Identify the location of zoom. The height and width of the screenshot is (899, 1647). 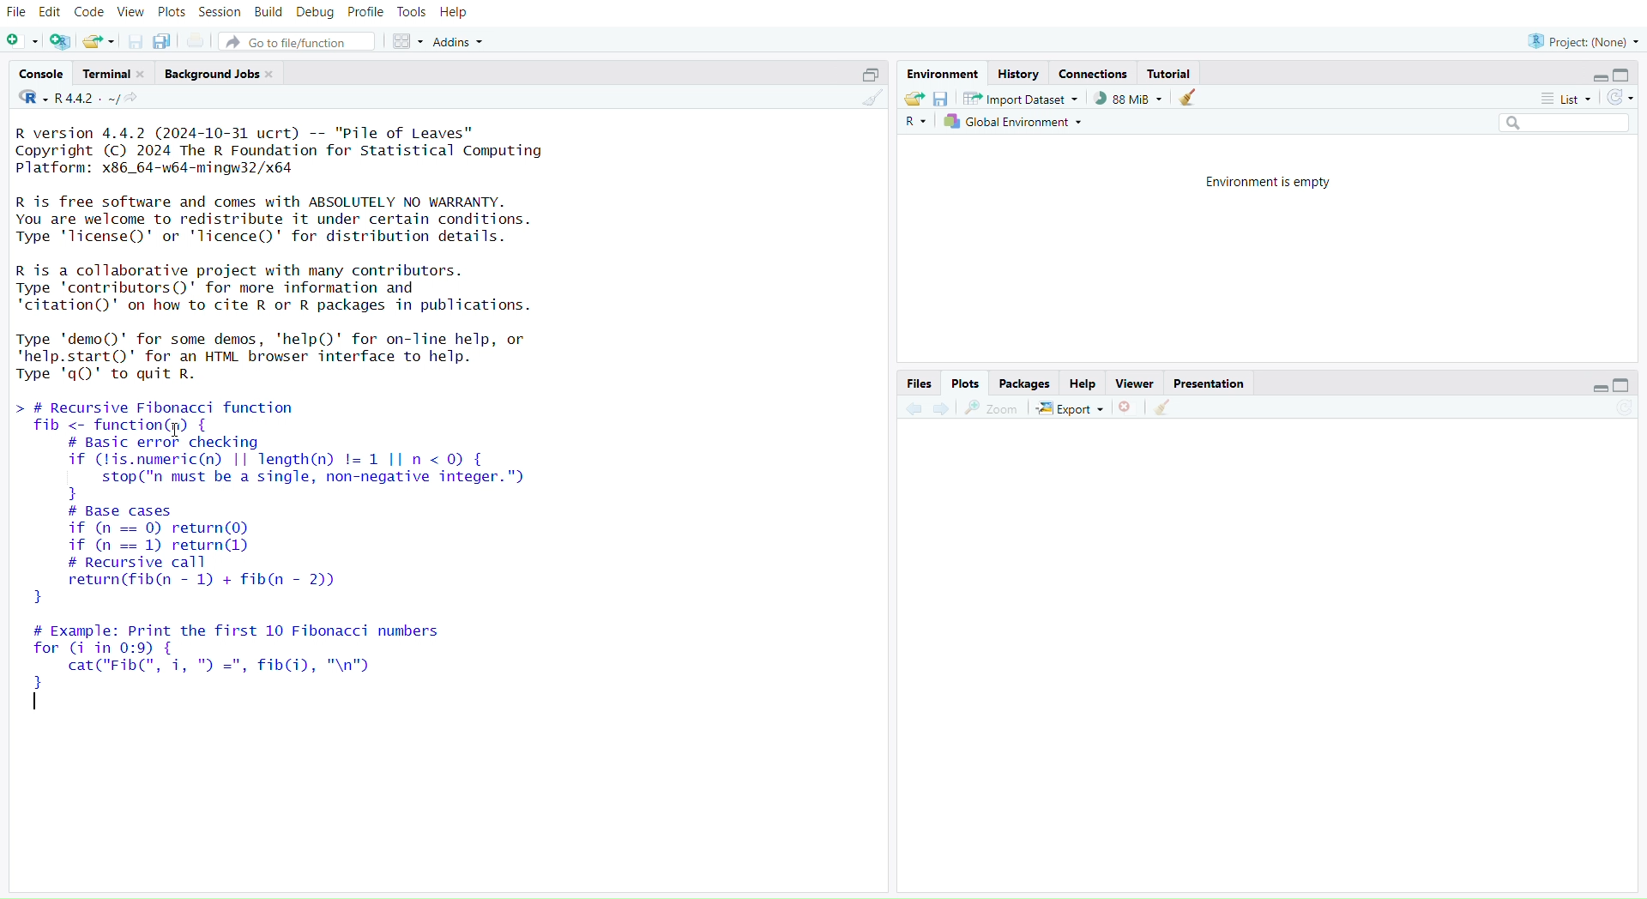
(992, 409).